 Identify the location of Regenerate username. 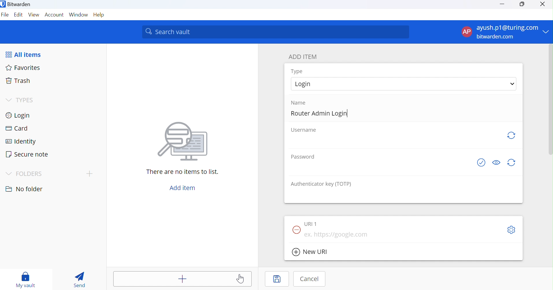
(511, 136).